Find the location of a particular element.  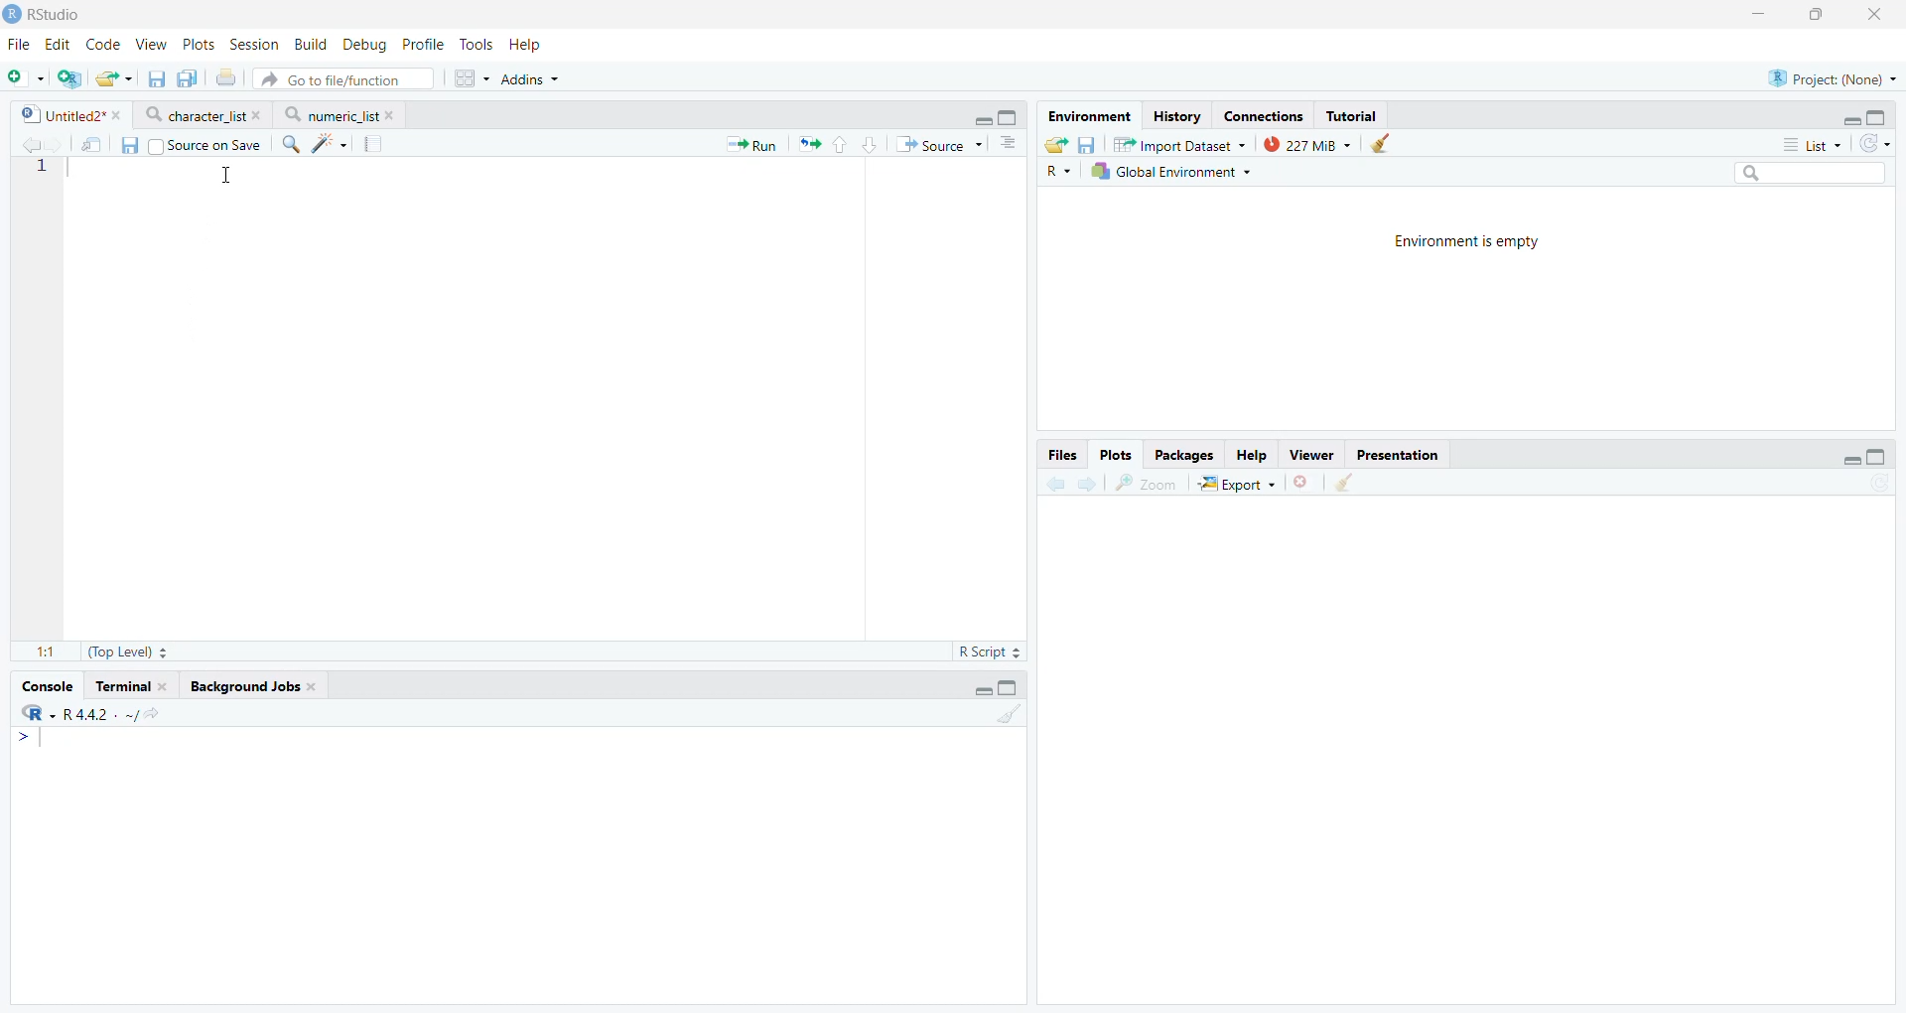

character list is located at coordinates (203, 114).